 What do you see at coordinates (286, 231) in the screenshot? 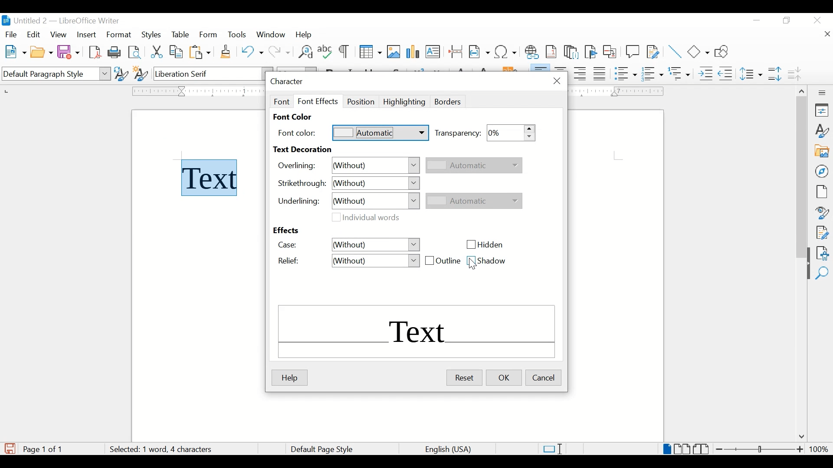
I see `effects` at bounding box center [286, 231].